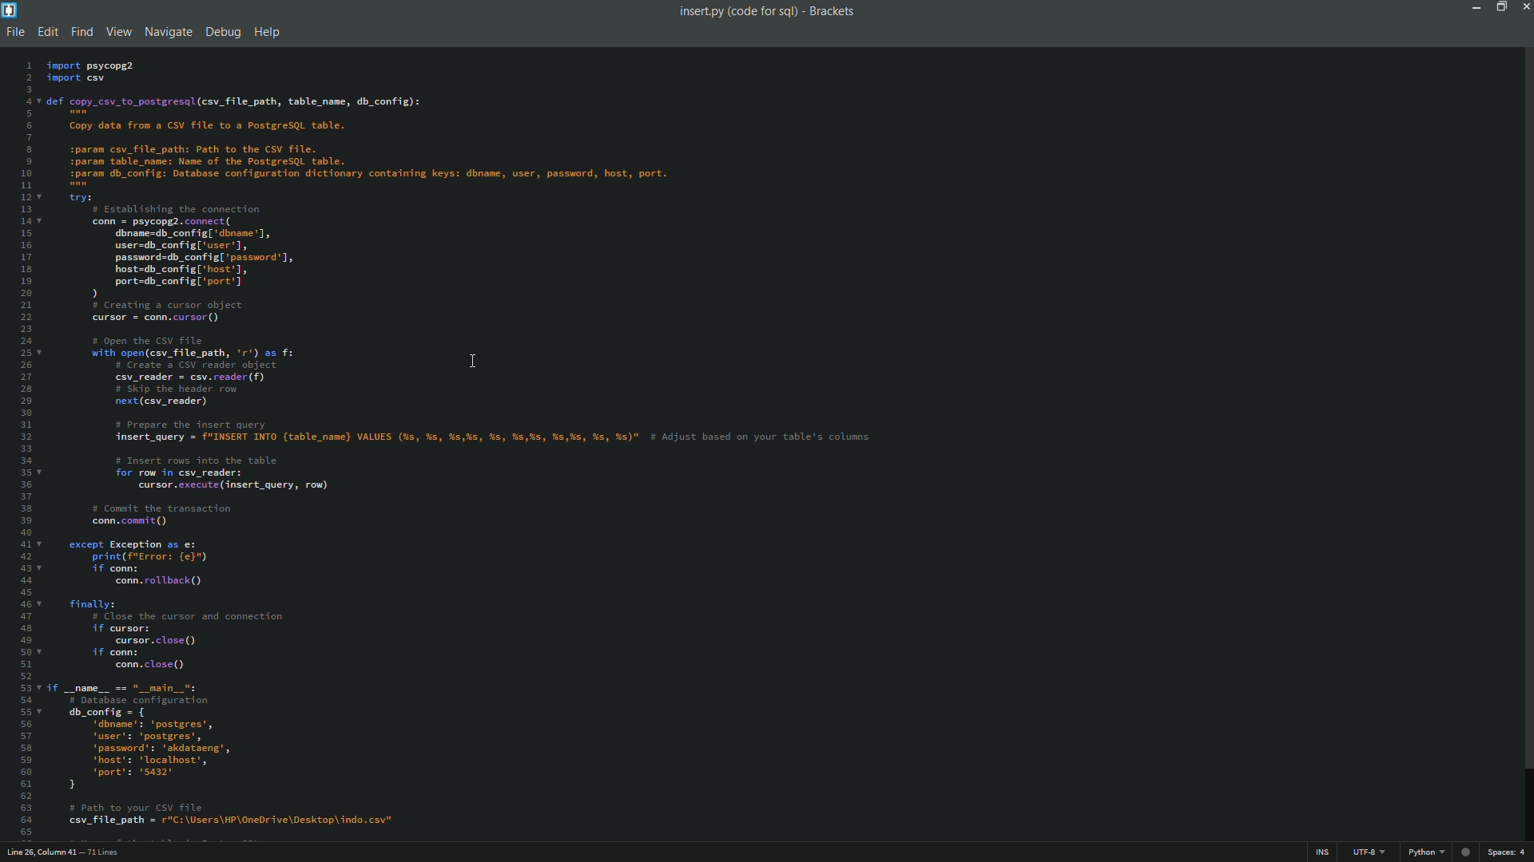 The width and height of the screenshot is (1534, 862). What do you see at coordinates (1509, 855) in the screenshot?
I see `spaces` at bounding box center [1509, 855].